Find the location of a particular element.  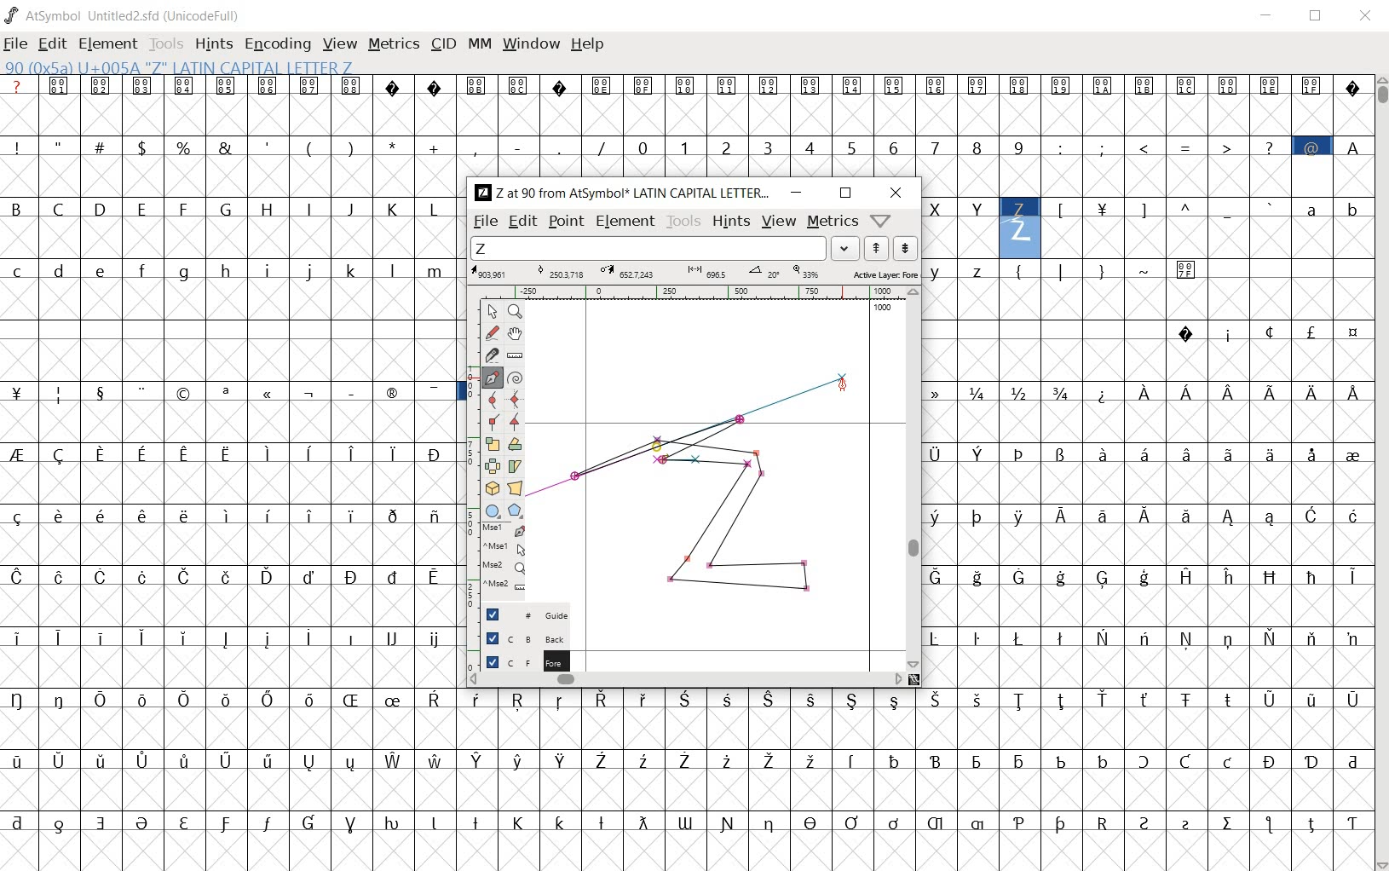

90(0x5a) U+005A "Z" LATIN CAPITAL LETTER Z is located at coordinates (178, 68).